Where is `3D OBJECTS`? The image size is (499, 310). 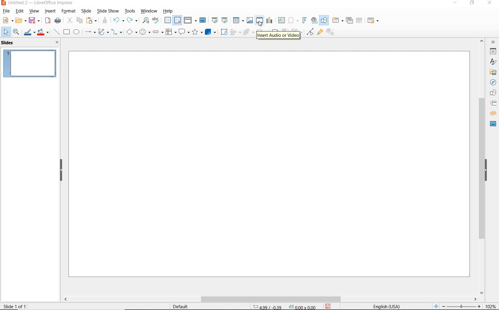
3D OBJECTS is located at coordinates (210, 32).